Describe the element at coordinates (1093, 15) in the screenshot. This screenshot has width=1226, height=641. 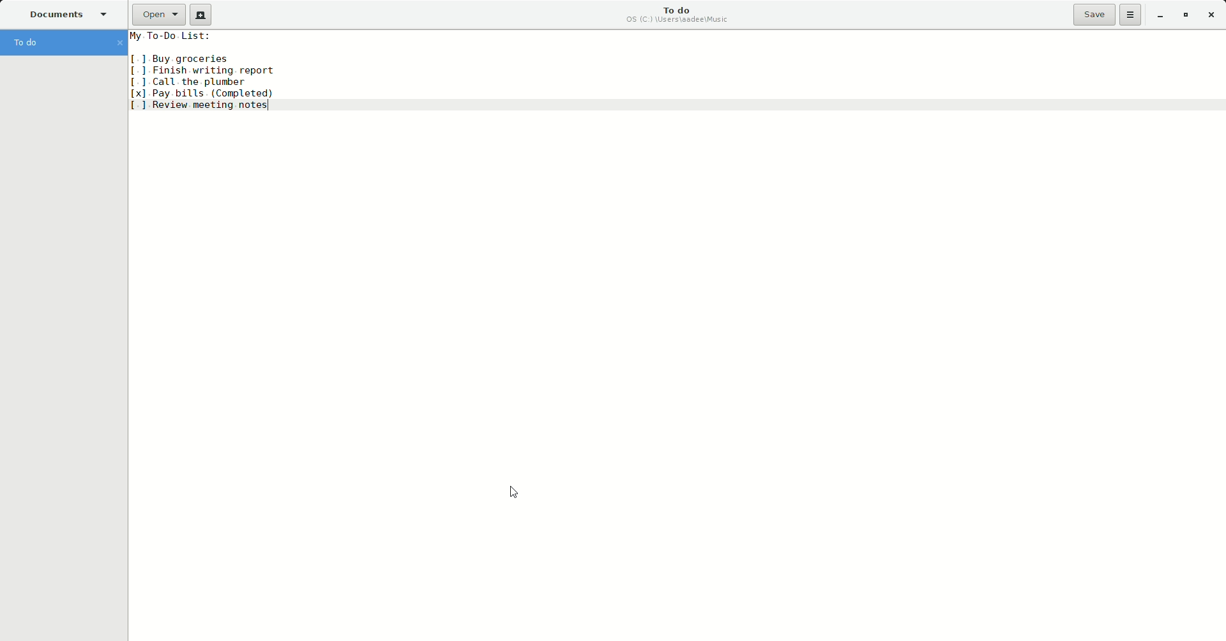
I see `Save` at that location.